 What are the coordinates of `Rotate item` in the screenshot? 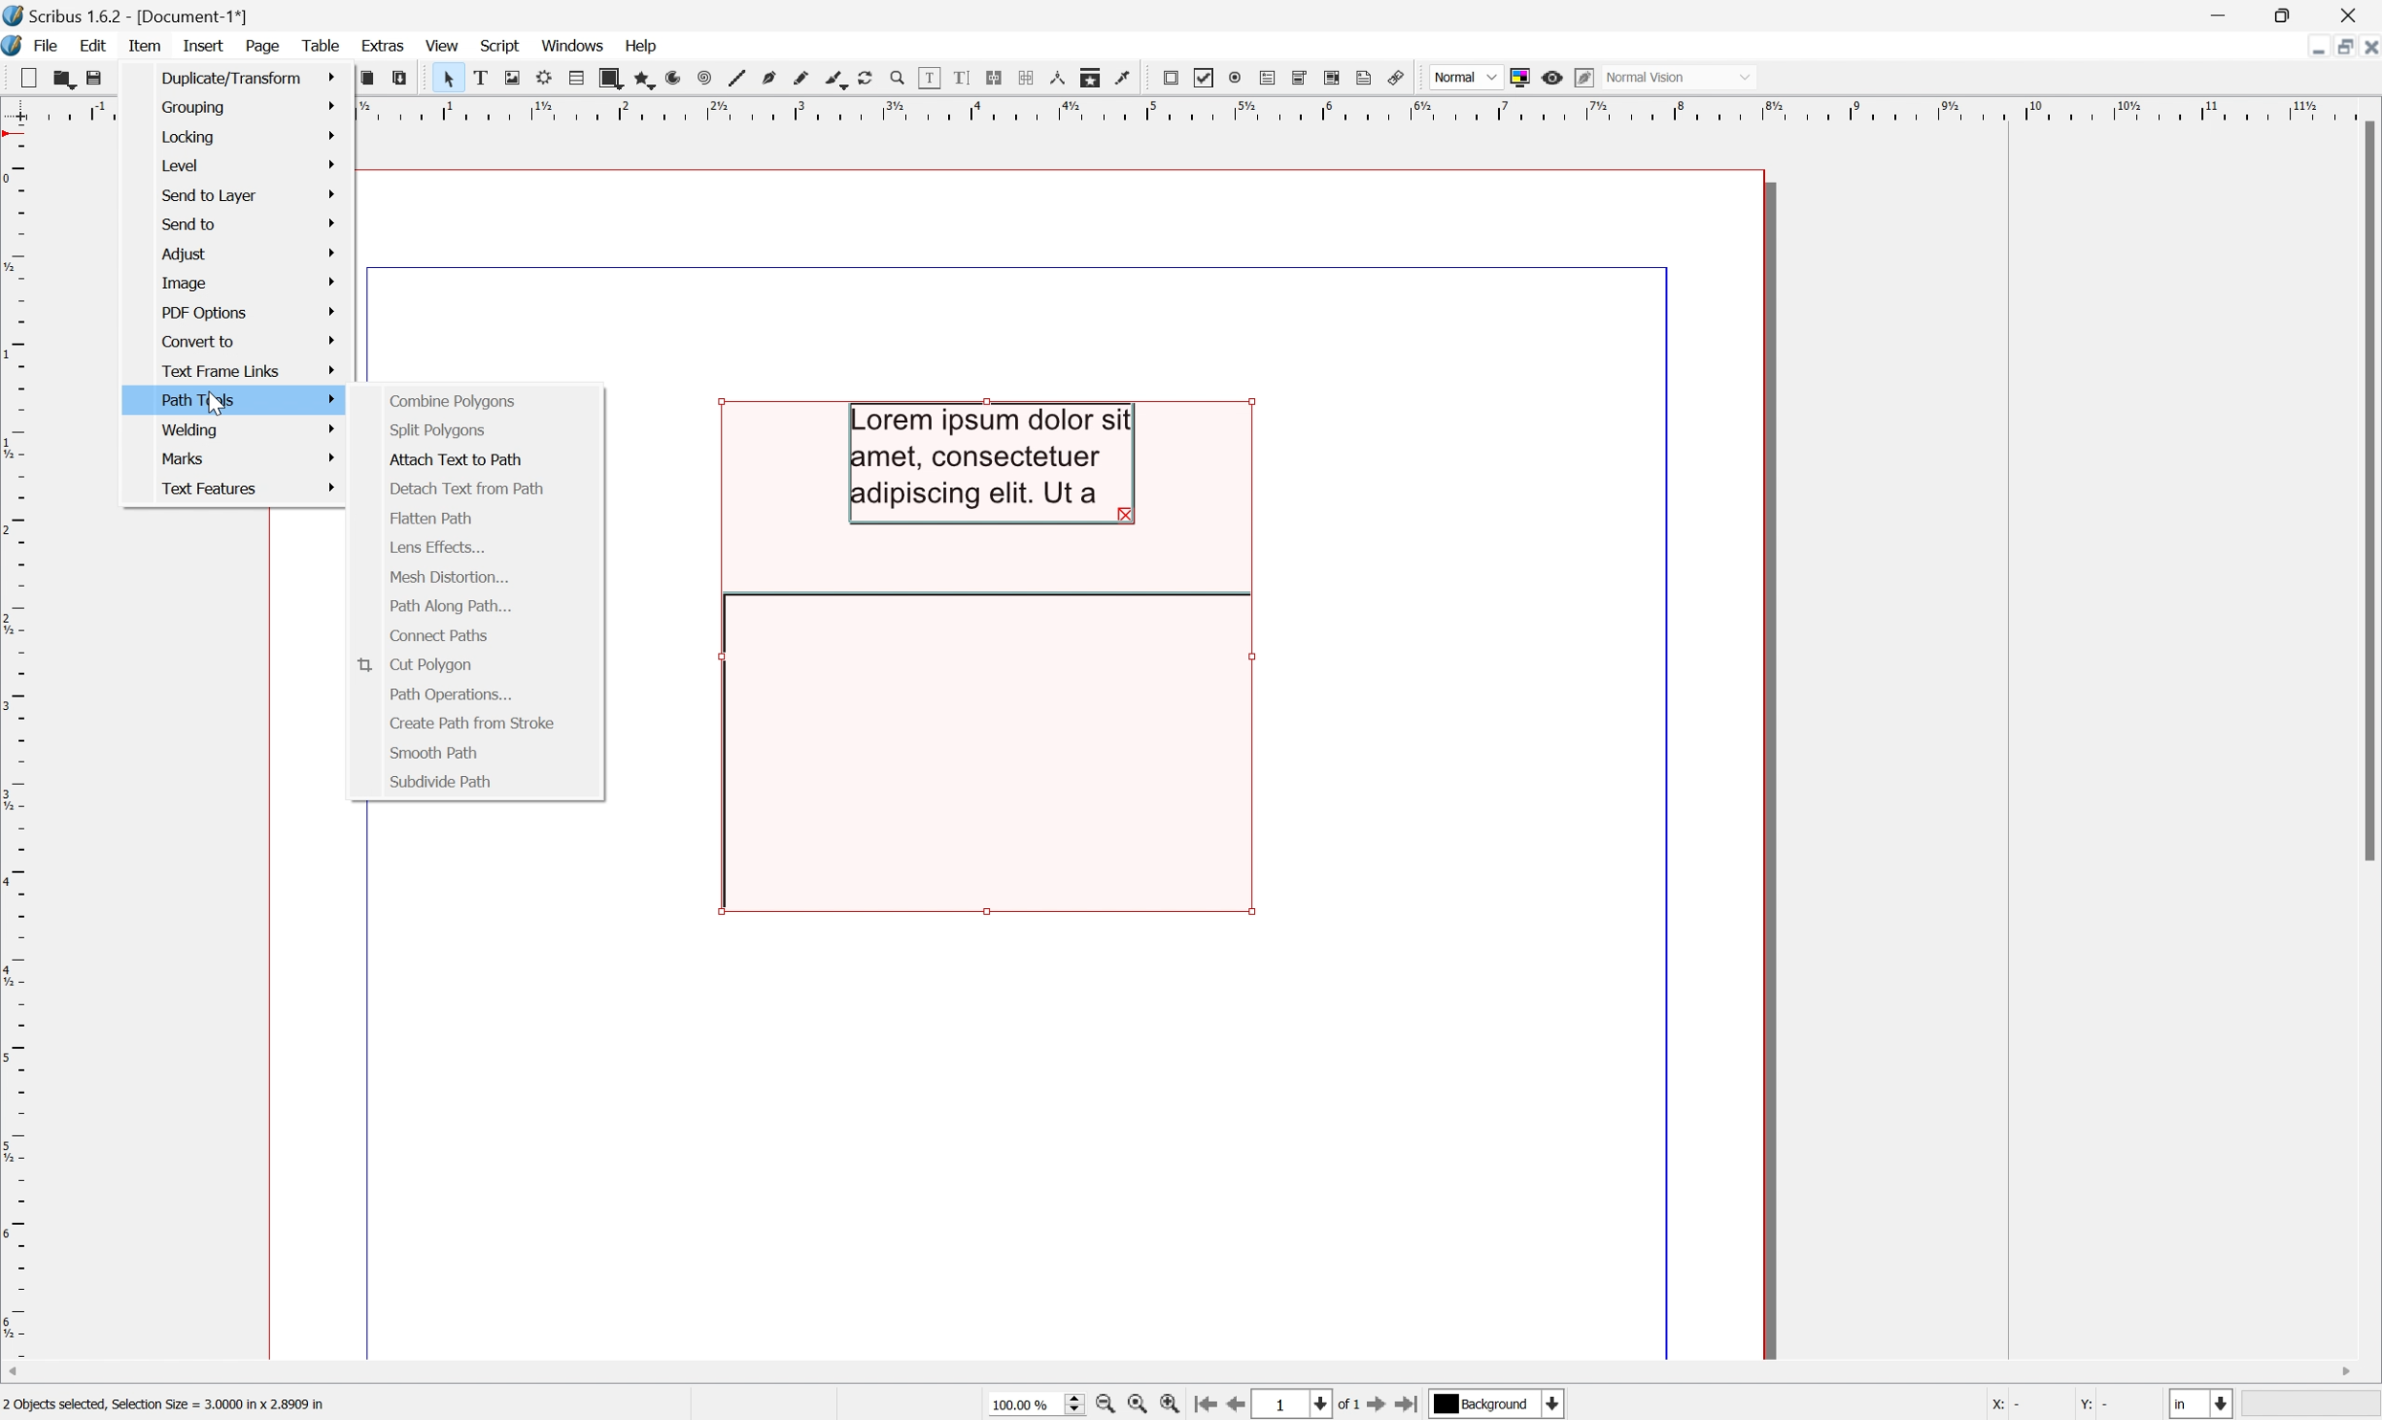 It's located at (981, 753).